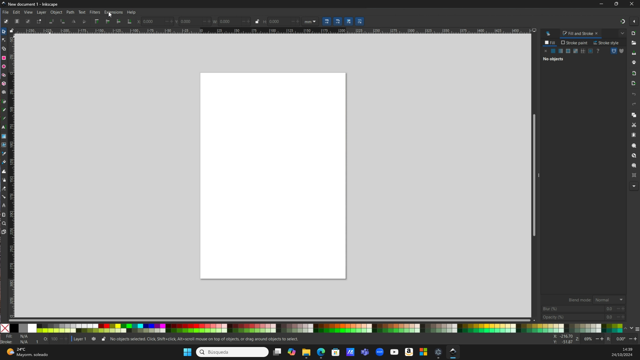  What do you see at coordinates (70, 13) in the screenshot?
I see `Path` at bounding box center [70, 13].